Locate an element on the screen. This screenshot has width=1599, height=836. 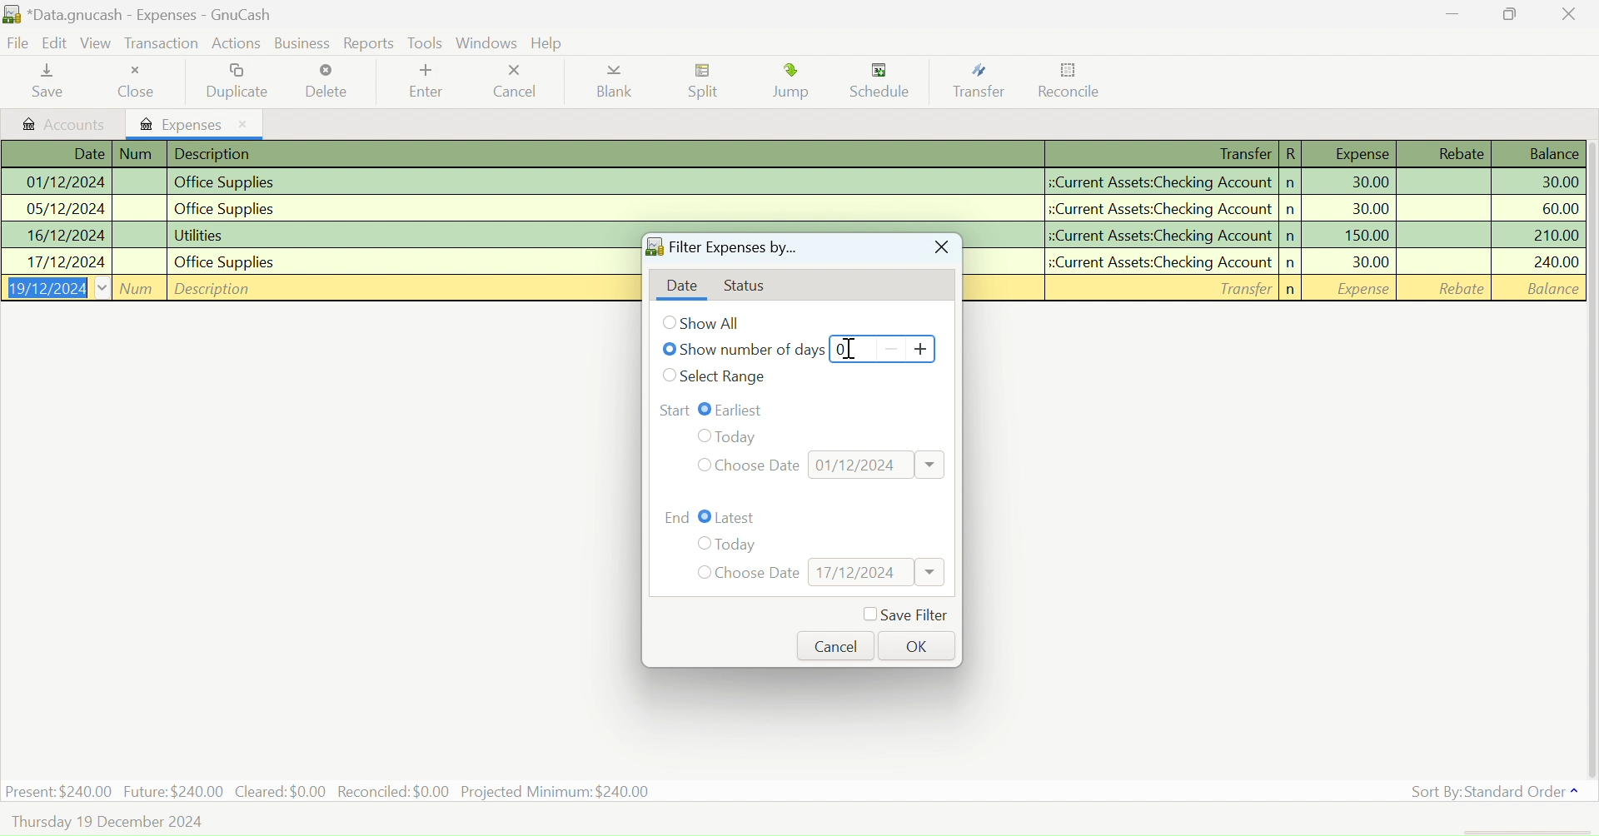
Close is located at coordinates (141, 82).